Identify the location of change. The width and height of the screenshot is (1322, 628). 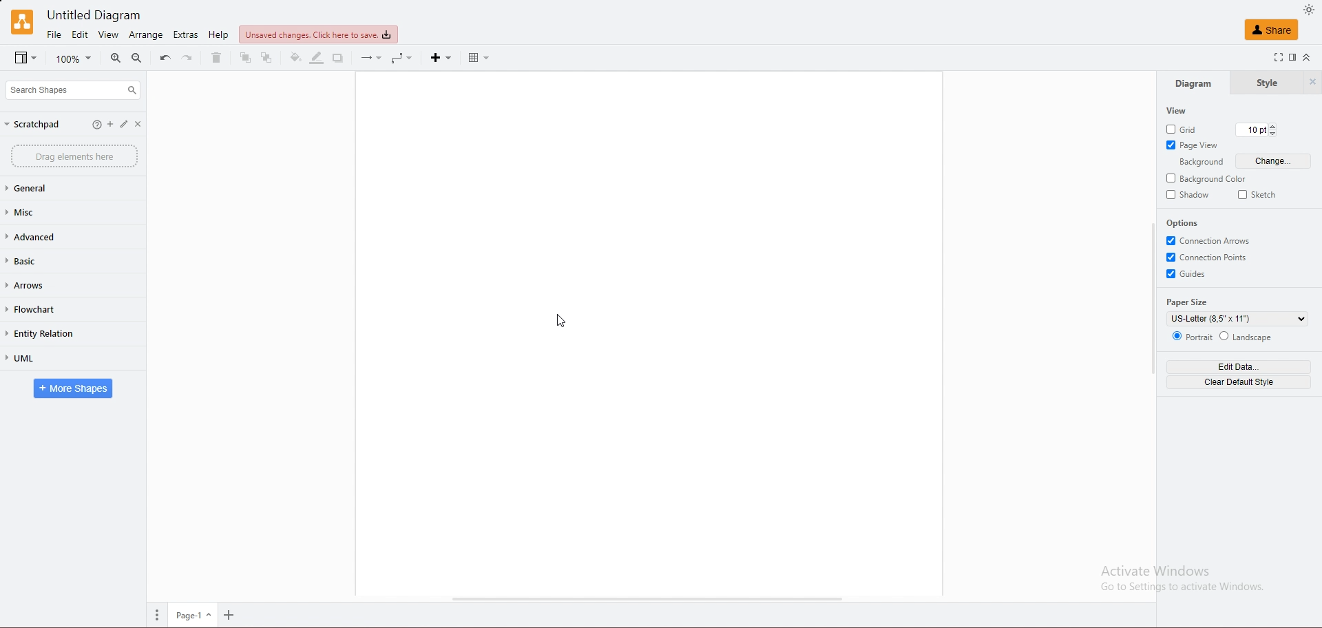
(1274, 160).